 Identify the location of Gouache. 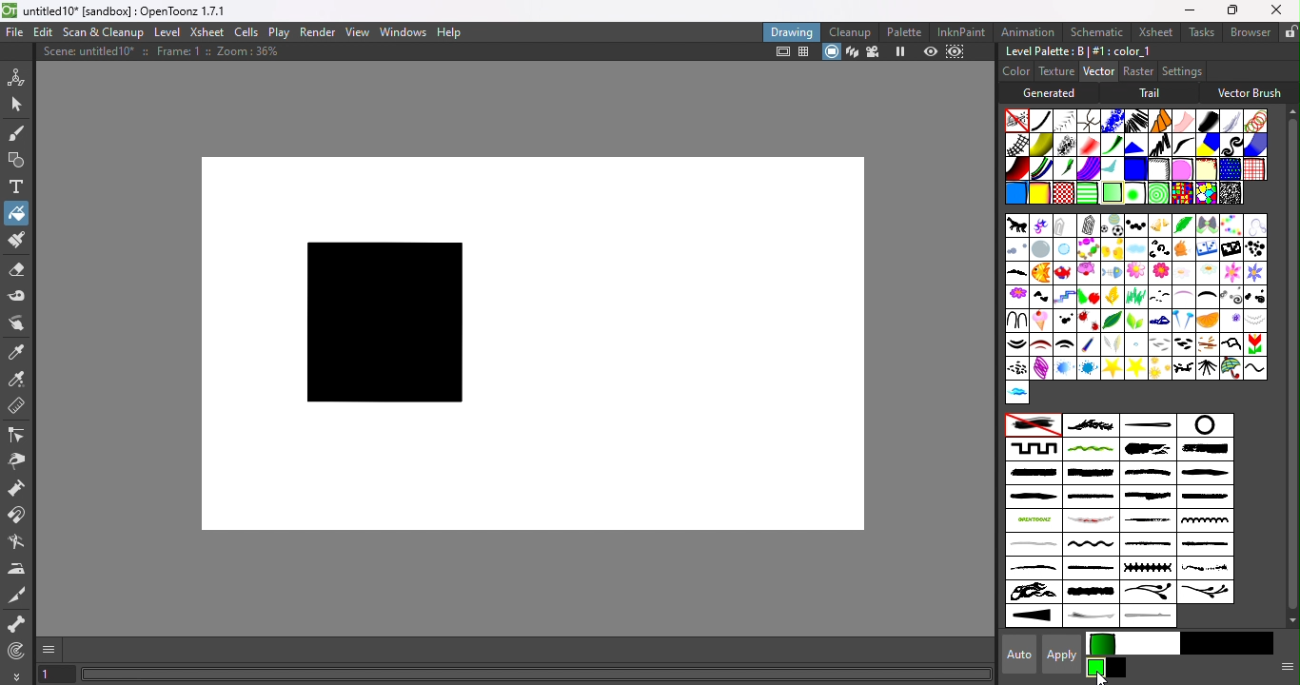
(1066, 169).